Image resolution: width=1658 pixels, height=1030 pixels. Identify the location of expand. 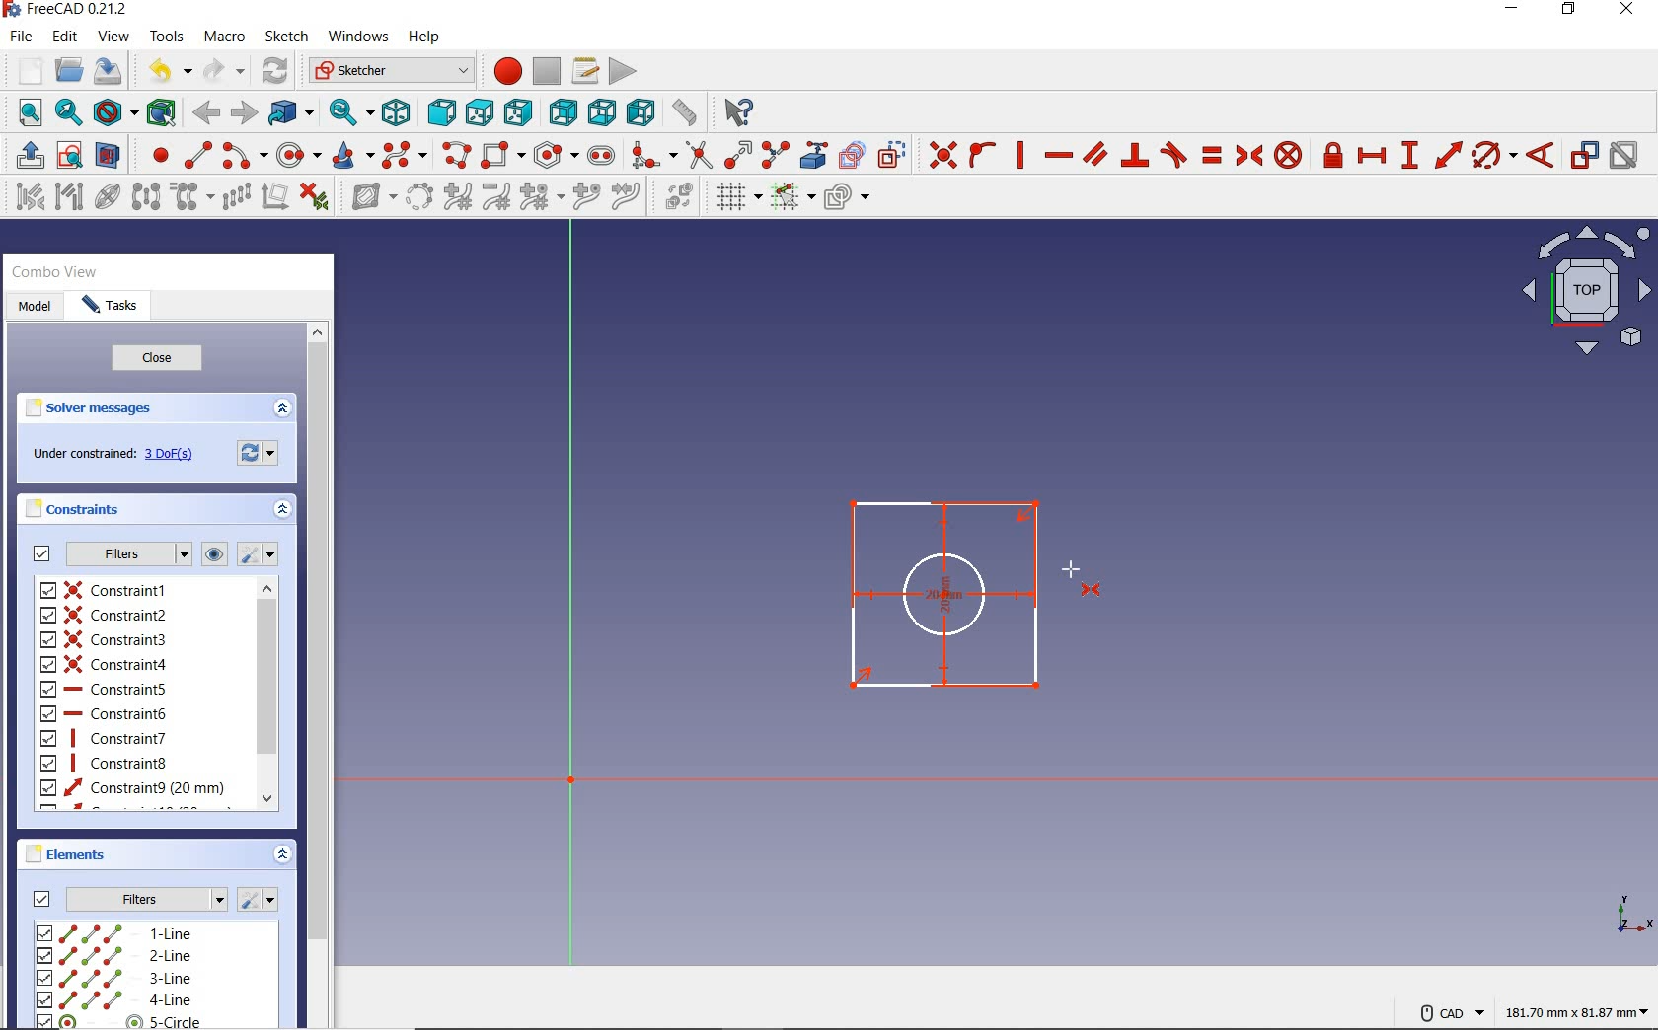
(283, 852).